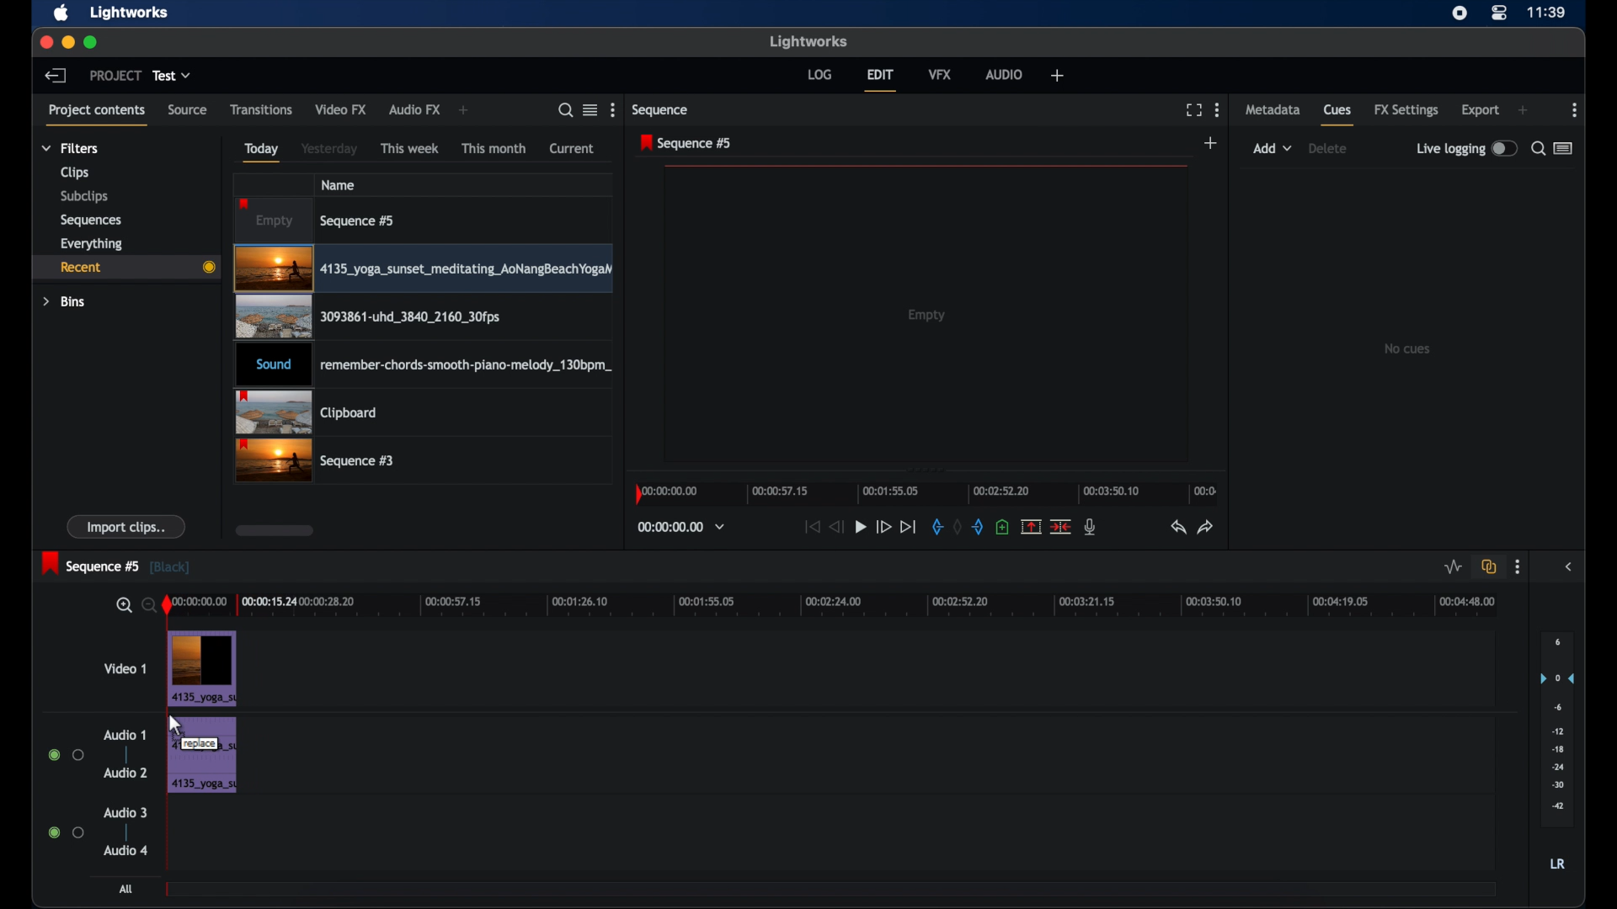  I want to click on audio 4, so click(123, 851).